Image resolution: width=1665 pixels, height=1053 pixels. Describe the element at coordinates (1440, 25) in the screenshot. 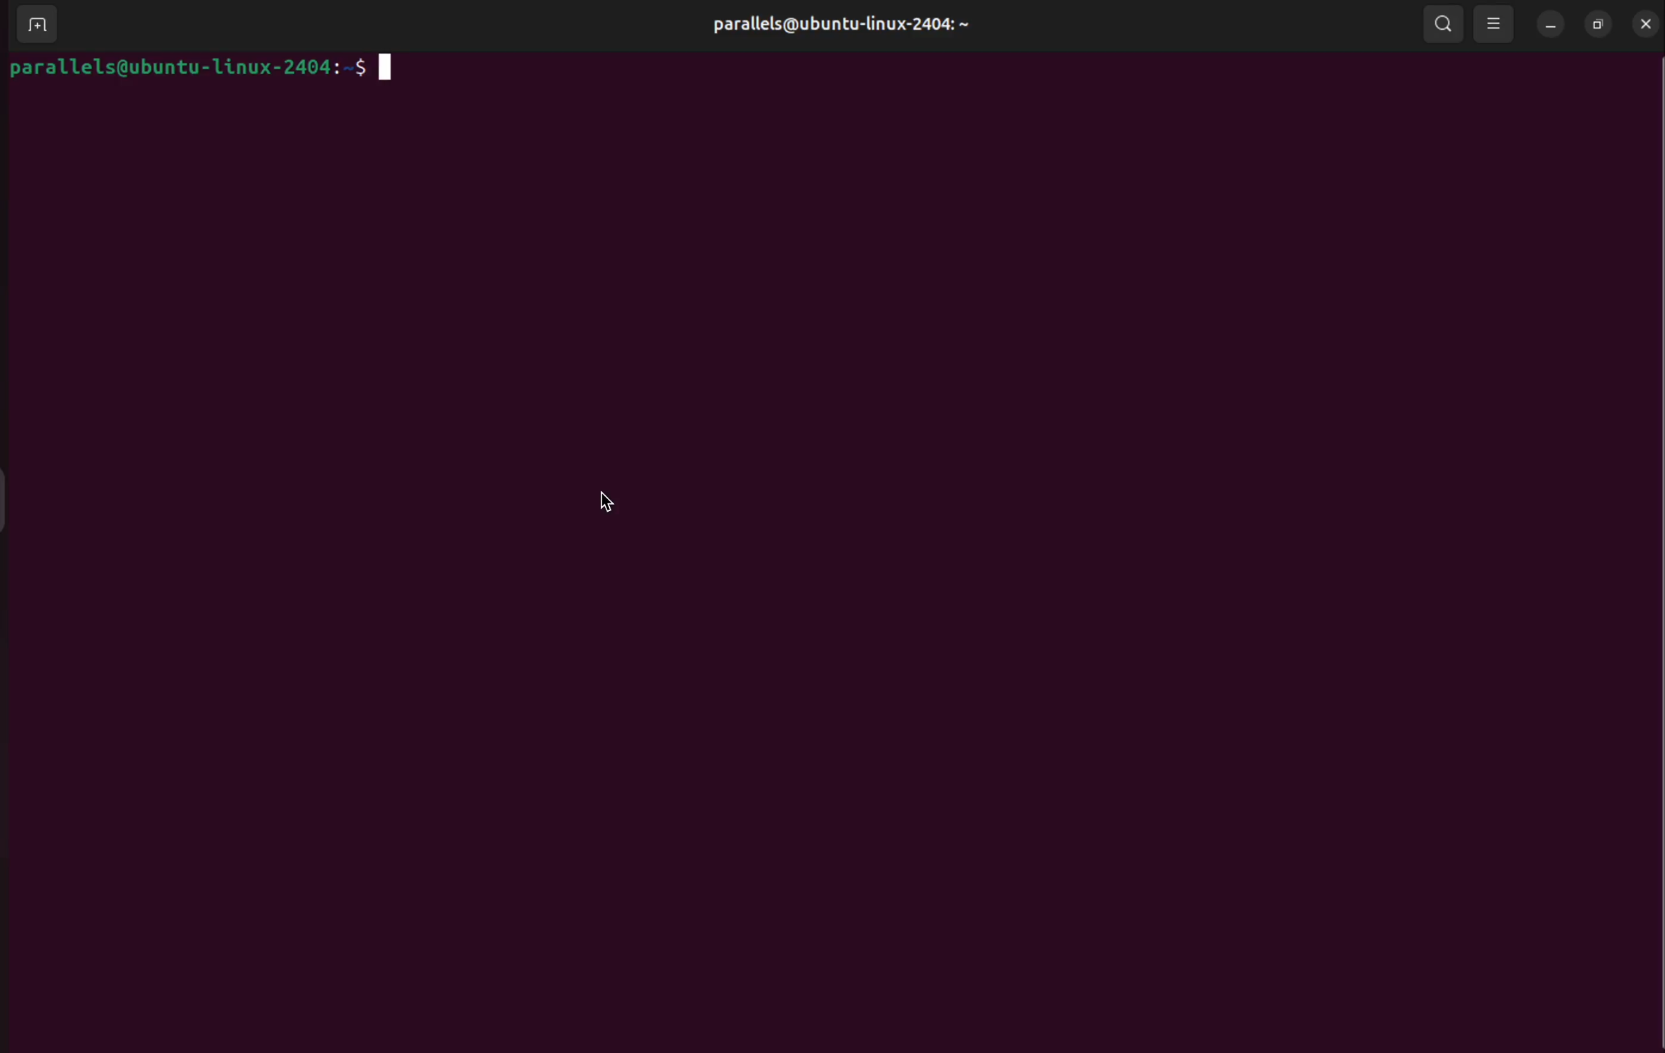

I see `search` at that location.